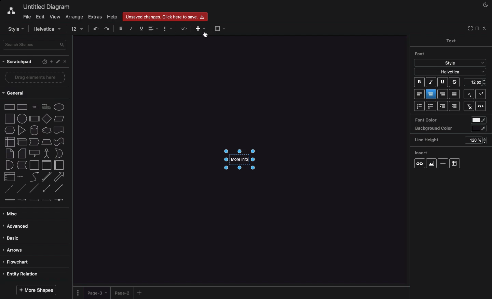 Image resolution: width=492 pixels, height=299 pixels. I want to click on Redo, so click(107, 29).